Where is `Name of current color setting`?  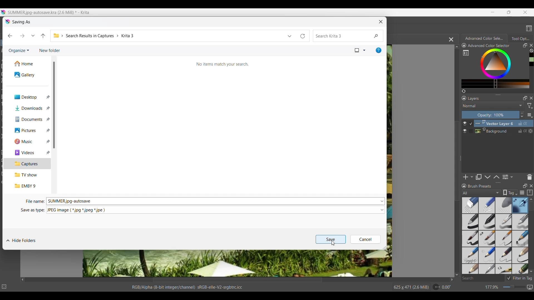 Name of current color setting is located at coordinates (489, 46).